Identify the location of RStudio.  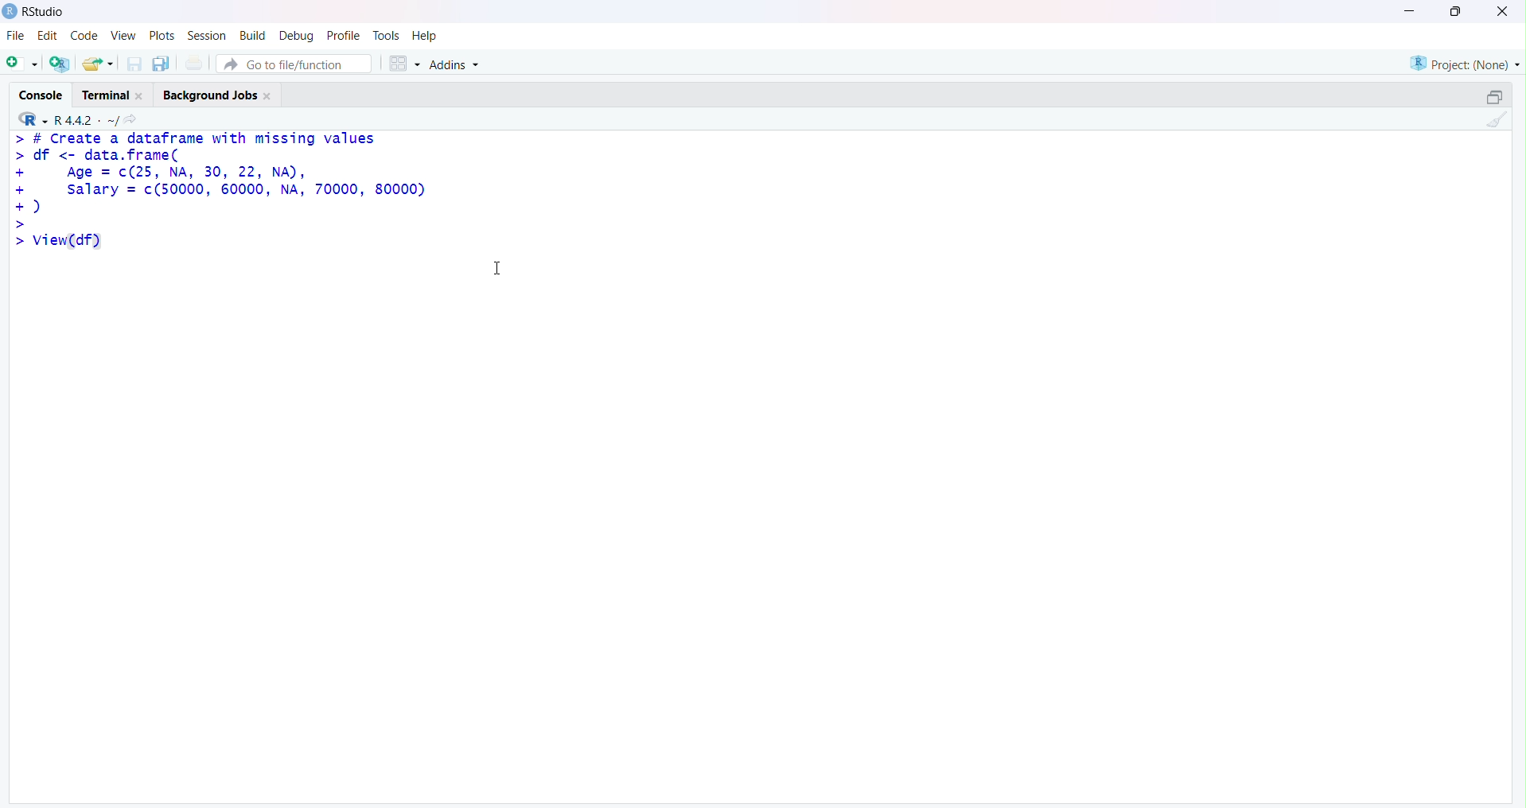
(42, 12).